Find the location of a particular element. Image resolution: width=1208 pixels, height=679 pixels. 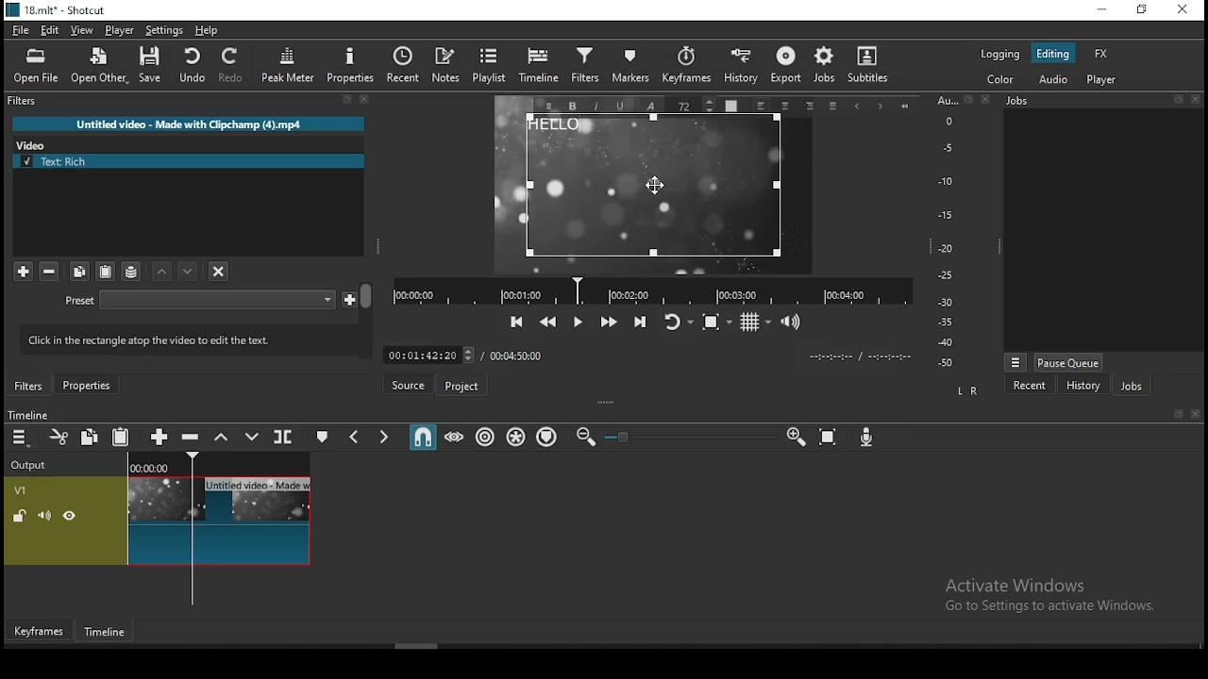

append is located at coordinates (161, 436).